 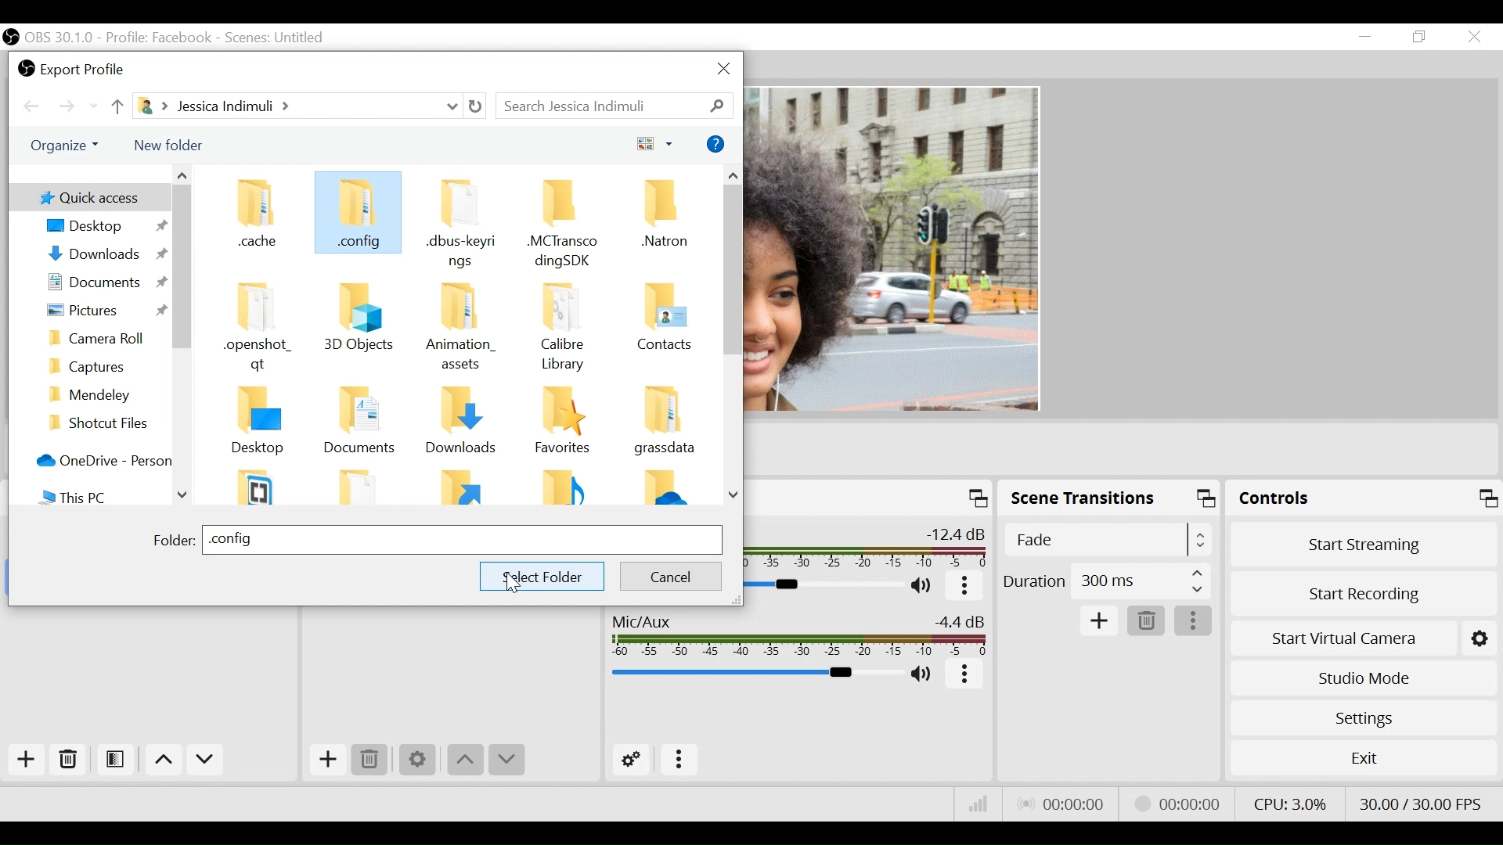 I want to click on Folder, so click(x=462, y=223).